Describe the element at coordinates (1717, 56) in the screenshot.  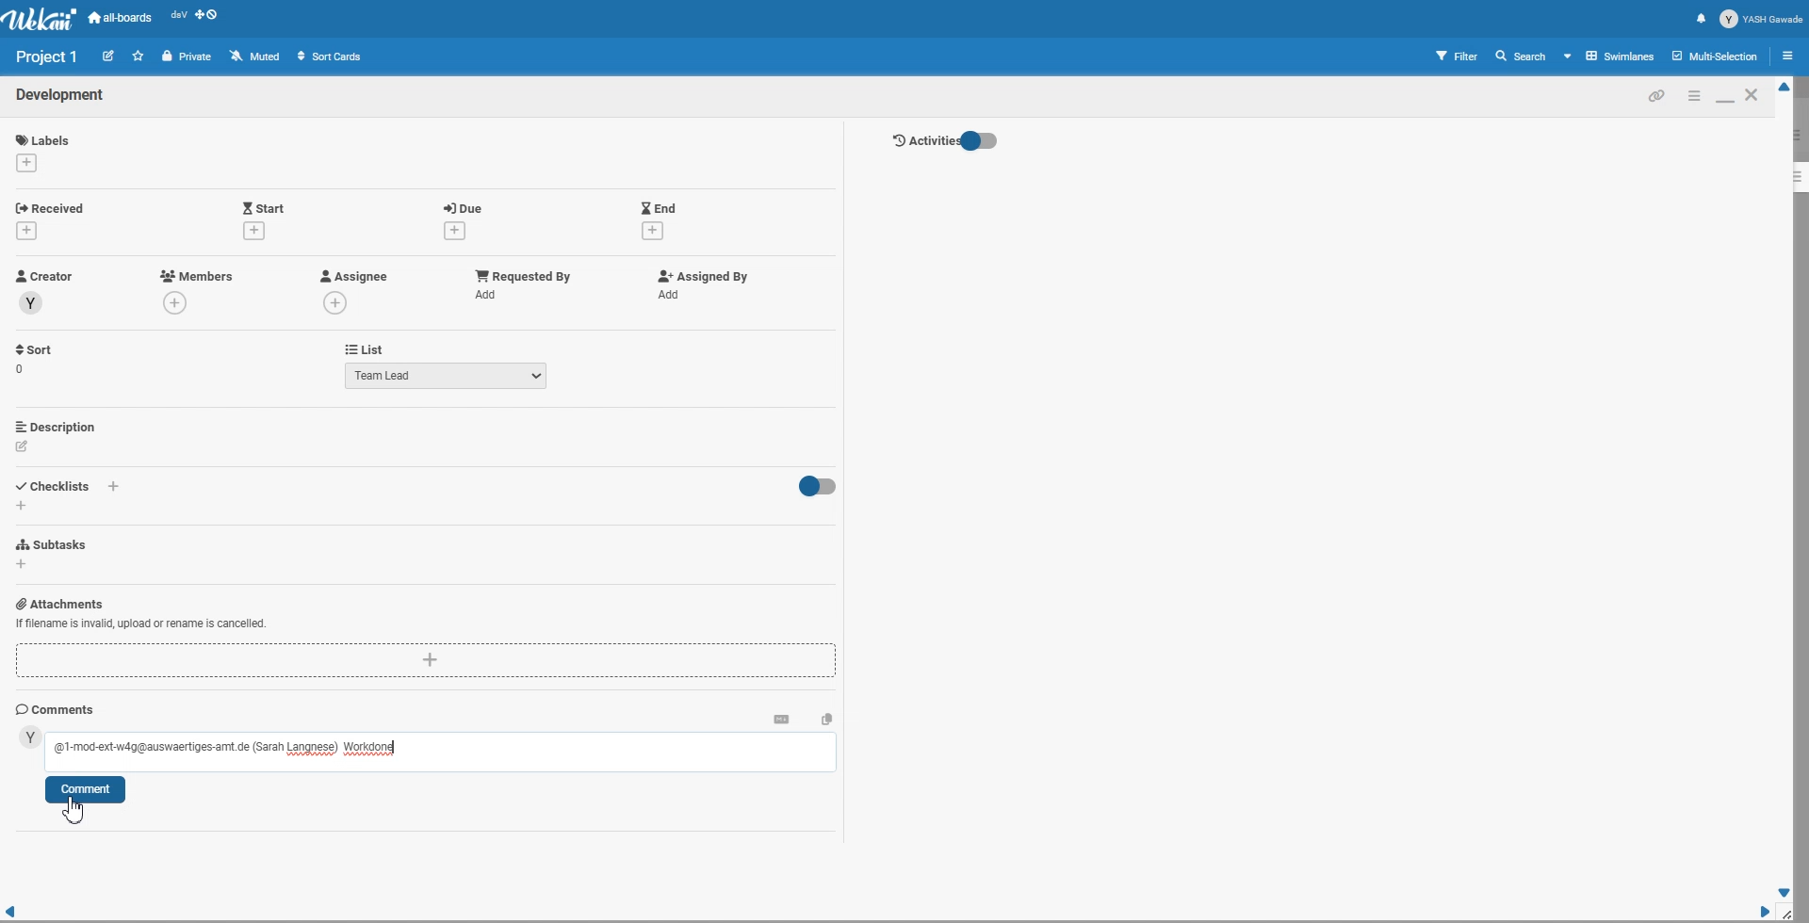
I see `Multi section` at that location.